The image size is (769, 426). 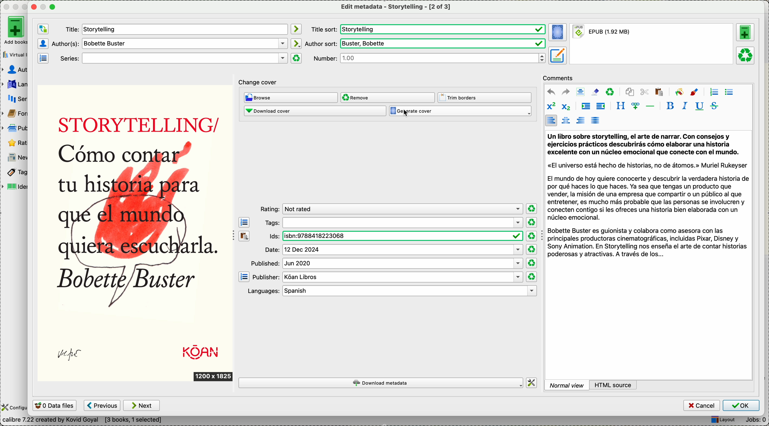 I want to click on clear date, so click(x=531, y=208).